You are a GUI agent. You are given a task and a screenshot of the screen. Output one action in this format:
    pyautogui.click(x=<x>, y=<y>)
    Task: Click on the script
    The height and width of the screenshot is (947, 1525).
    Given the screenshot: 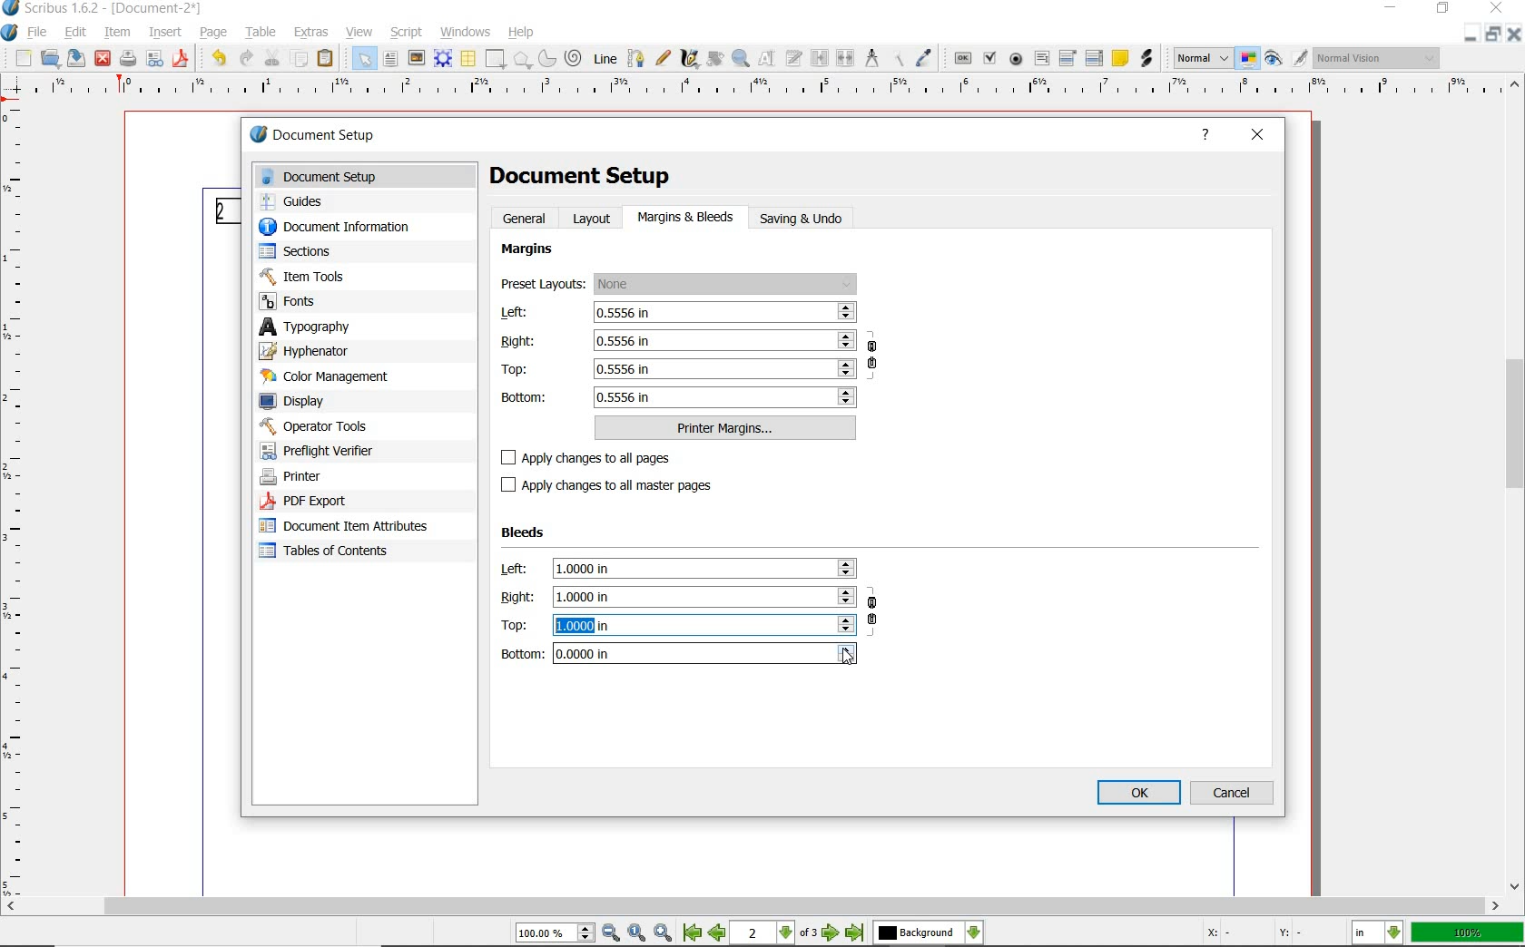 What is the action you would take?
    pyautogui.click(x=408, y=32)
    